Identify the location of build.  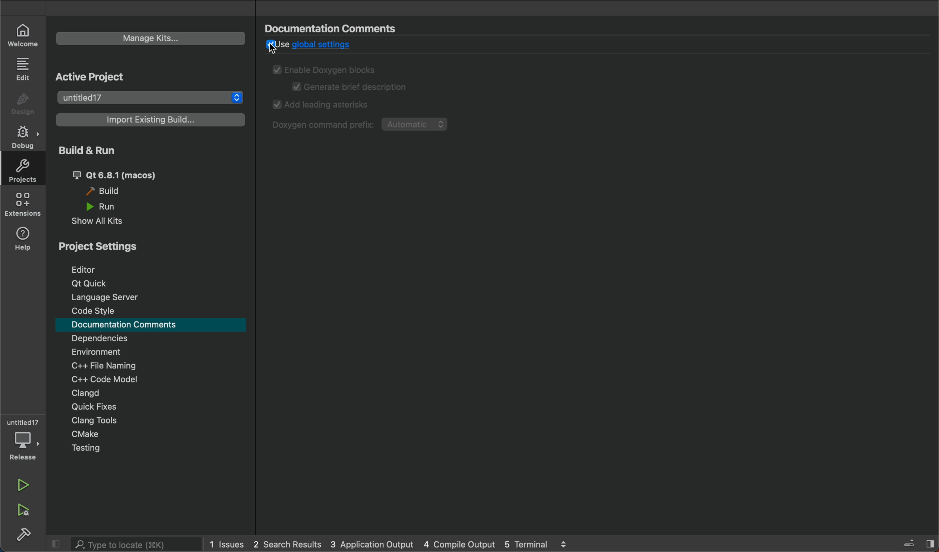
(25, 537).